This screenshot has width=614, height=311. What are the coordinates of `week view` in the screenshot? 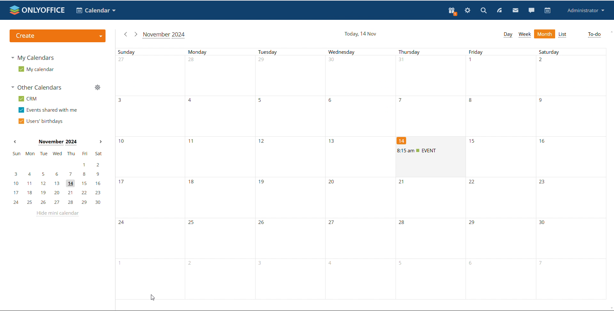 It's located at (525, 35).